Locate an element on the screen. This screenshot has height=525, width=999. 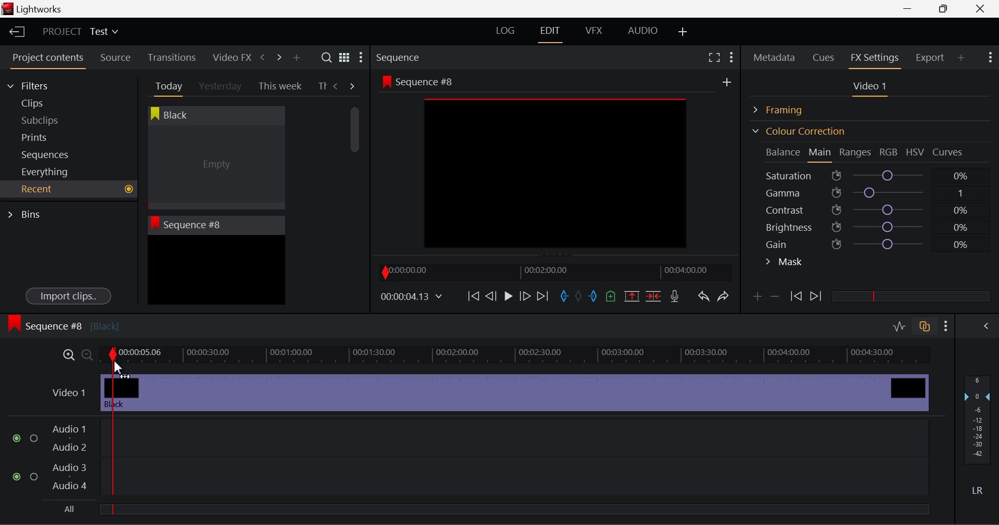
Next keyframe is located at coordinates (817, 297).